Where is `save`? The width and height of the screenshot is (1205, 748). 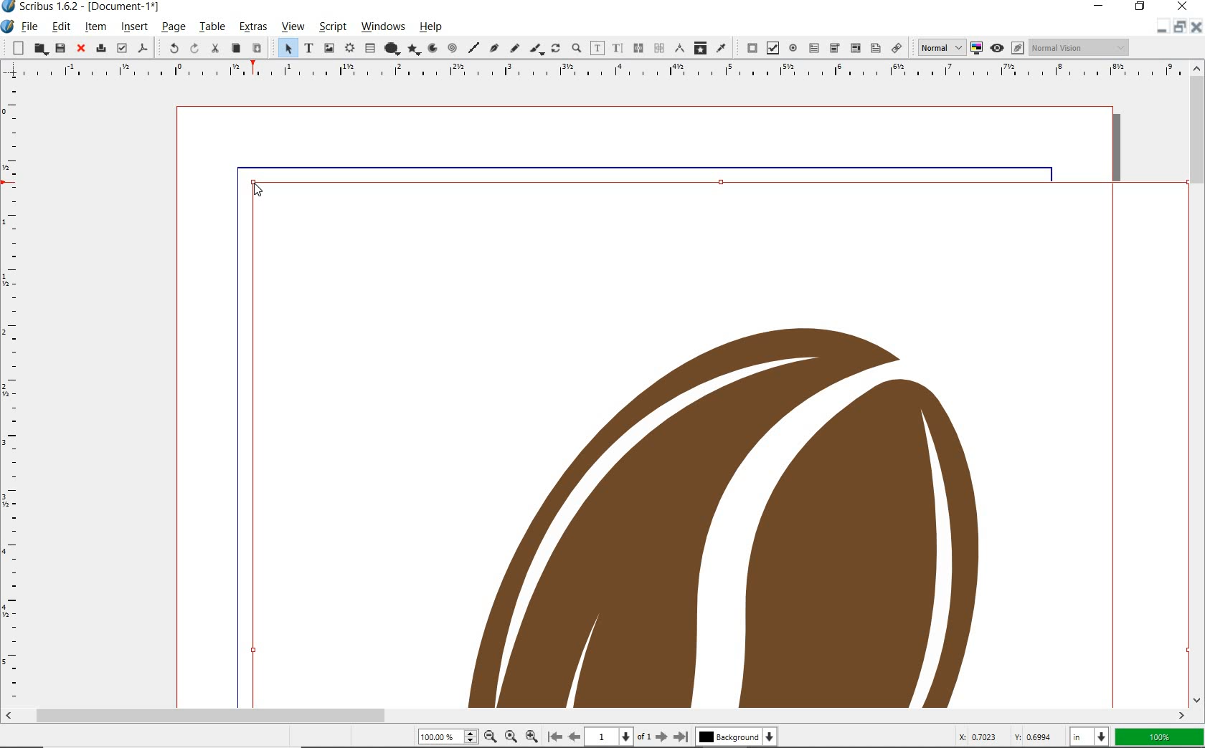 save is located at coordinates (60, 49).